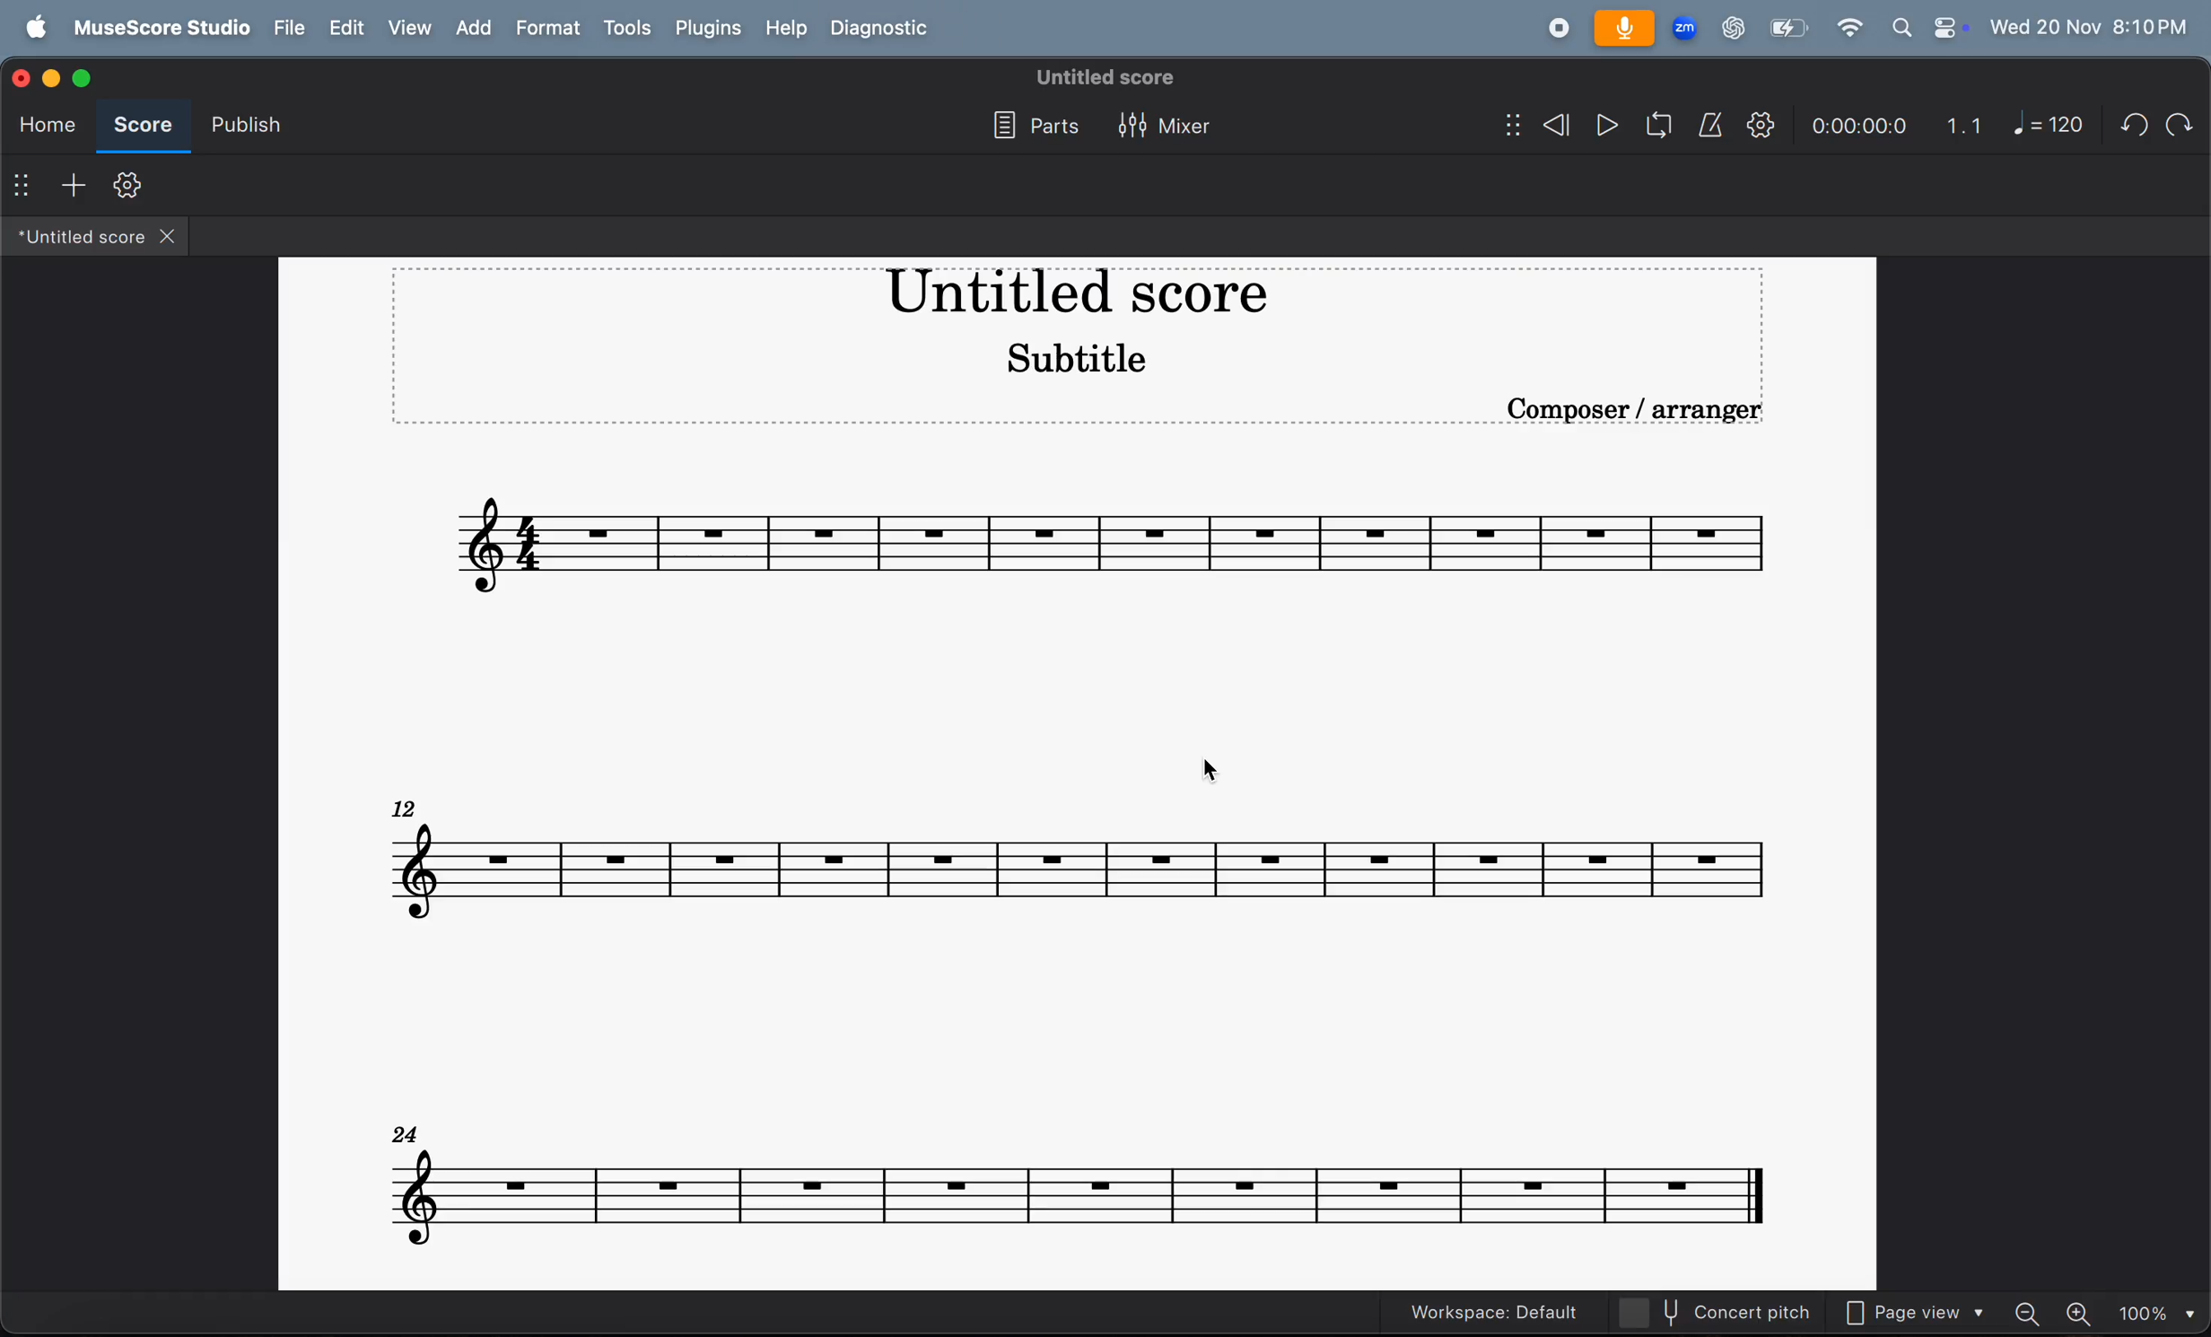 This screenshot has width=2211, height=1337. I want to click on plugons, so click(711, 29).